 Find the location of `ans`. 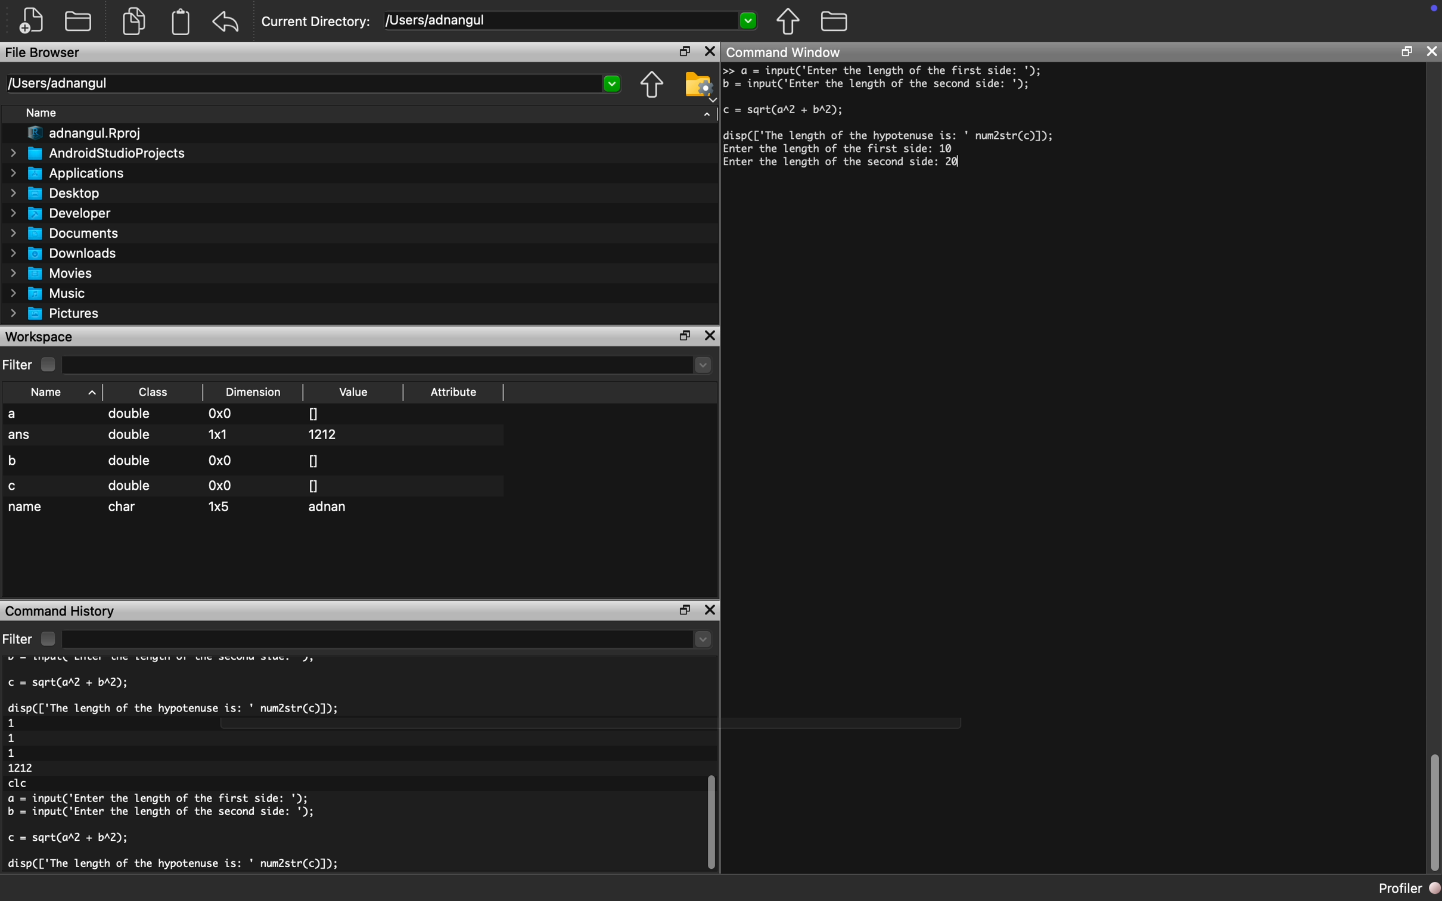

ans is located at coordinates (20, 437).